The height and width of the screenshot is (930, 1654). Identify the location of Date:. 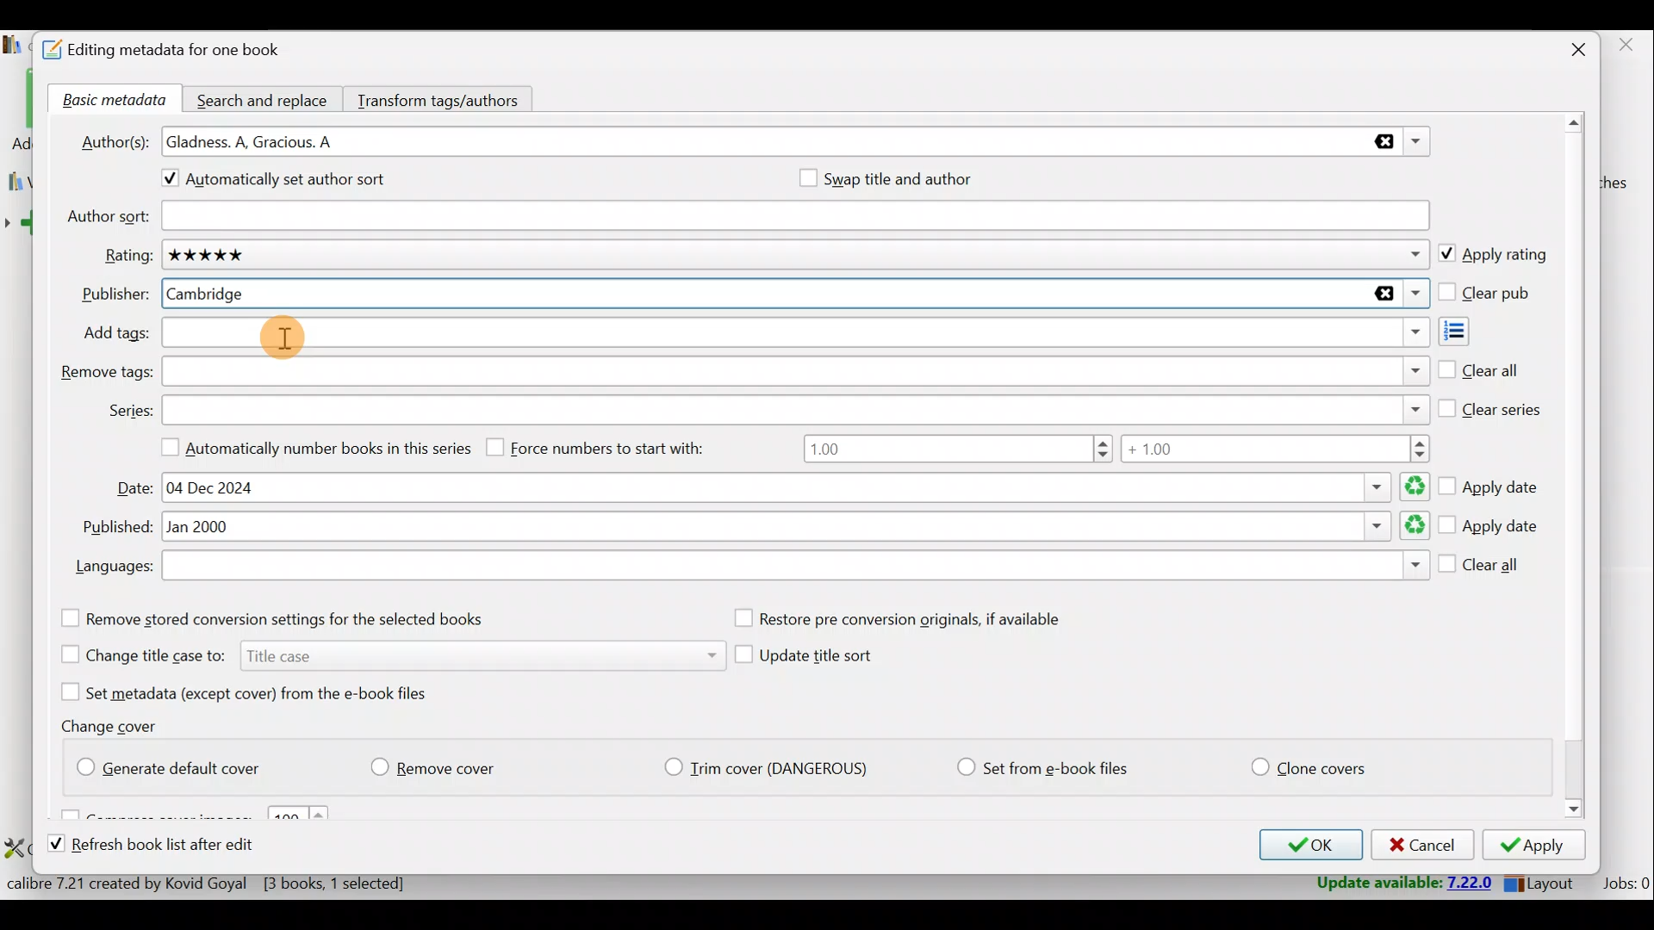
(135, 488).